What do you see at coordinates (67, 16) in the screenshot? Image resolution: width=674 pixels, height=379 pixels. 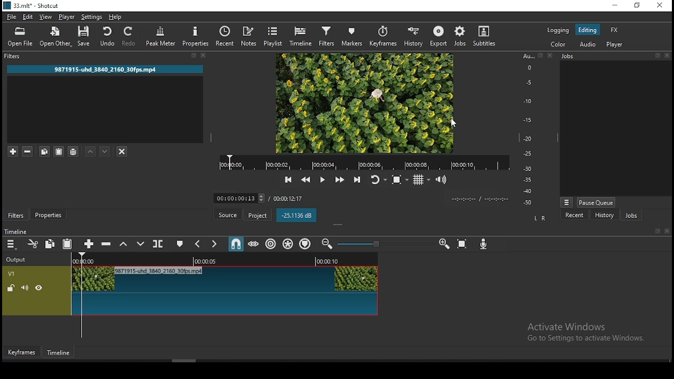 I see `player` at bounding box center [67, 16].